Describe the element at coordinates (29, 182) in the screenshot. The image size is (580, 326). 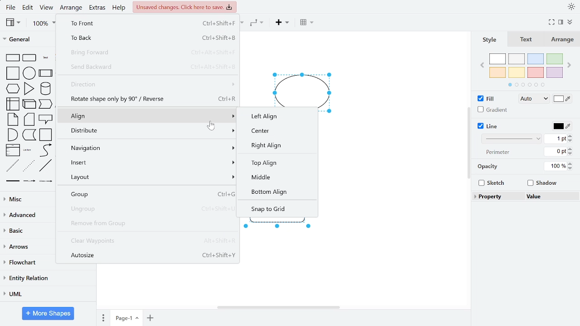
I see `Connector with label` at that location.